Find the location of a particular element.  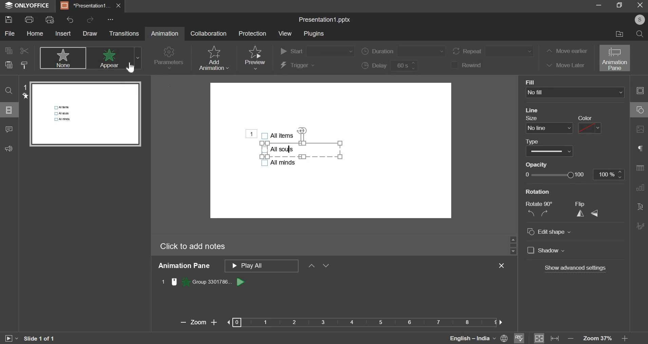

collaboration is located at coordinates (209, 33).